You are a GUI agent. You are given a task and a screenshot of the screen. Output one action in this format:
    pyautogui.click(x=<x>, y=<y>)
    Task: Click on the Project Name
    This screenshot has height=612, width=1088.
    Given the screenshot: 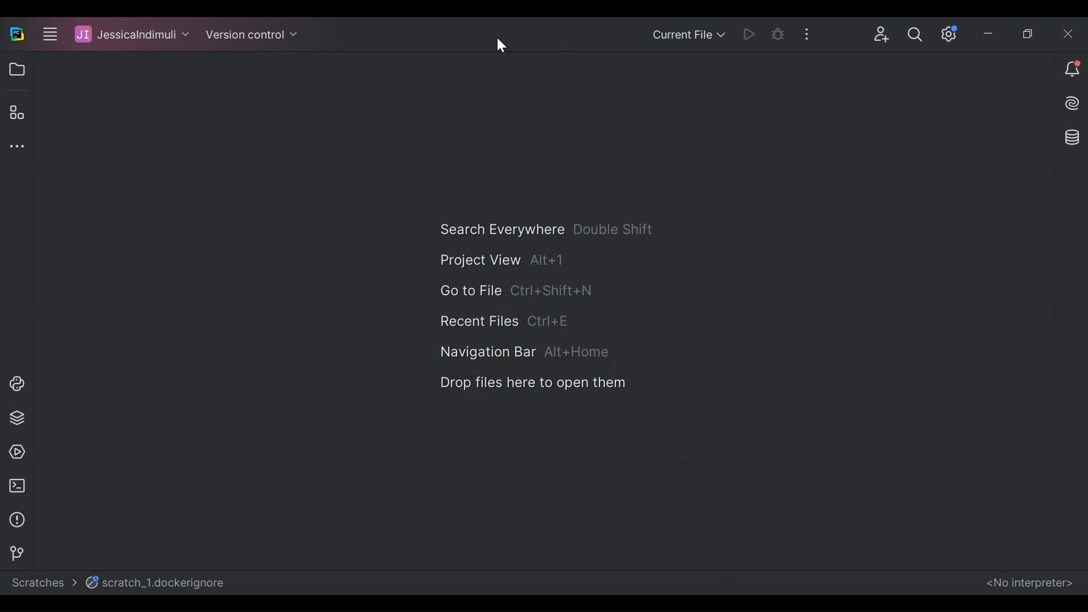 What is the action you would take?
    pyautogui.click(x=130, y=35)
    